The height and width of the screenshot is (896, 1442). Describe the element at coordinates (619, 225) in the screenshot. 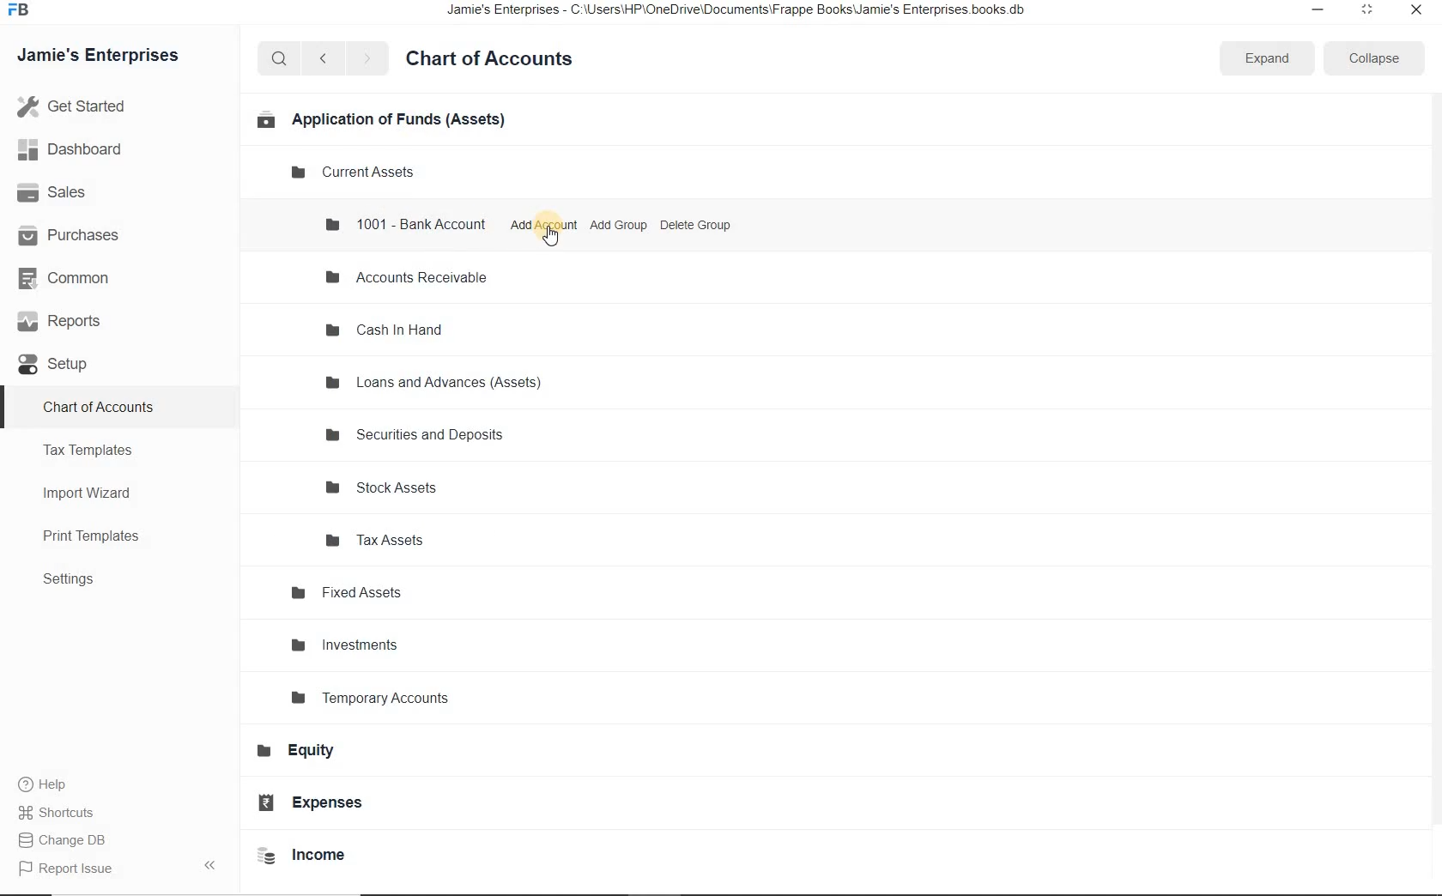

I see `Add Group` at that location.